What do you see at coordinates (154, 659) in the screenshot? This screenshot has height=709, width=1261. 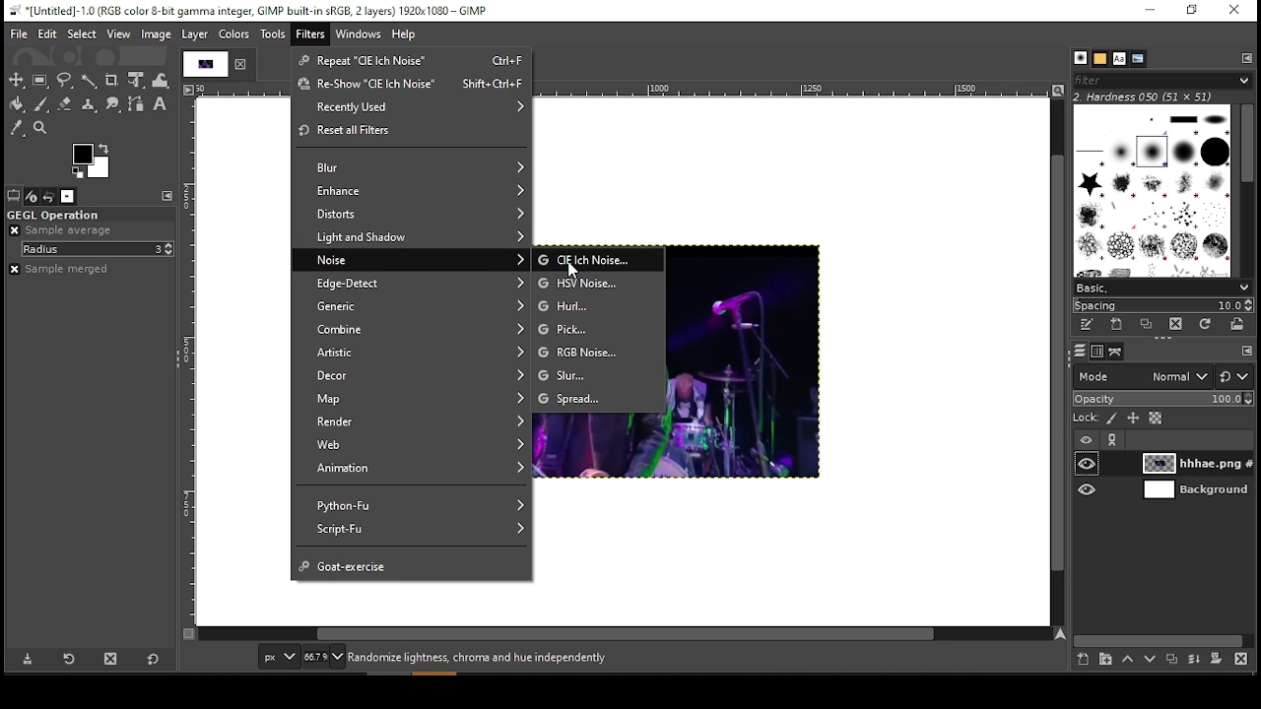 I see `restore to defaults` at bounding box center [154, 659].